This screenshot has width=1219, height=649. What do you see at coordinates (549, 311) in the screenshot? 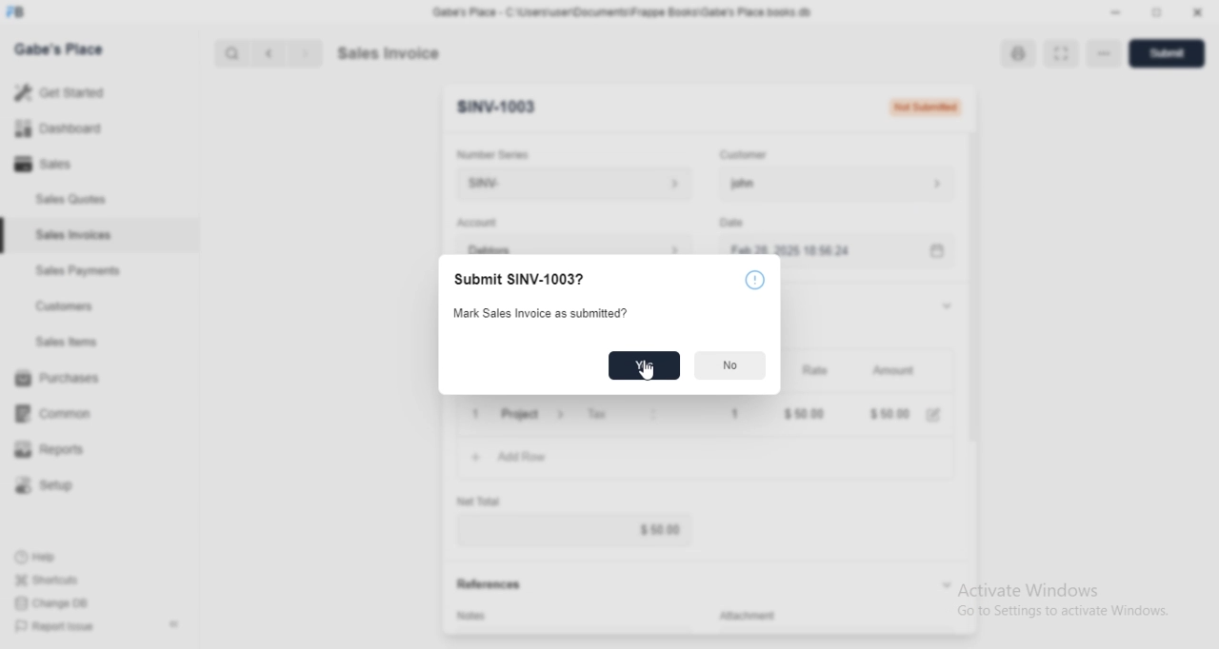
I see `Mark Sales Invoice as submitted?` at bounding box center [549, 311].